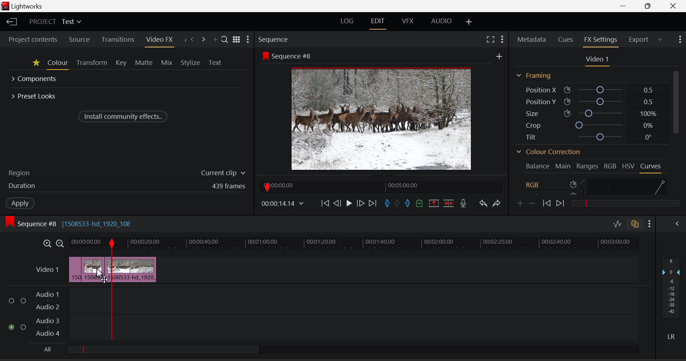 Image resolution: width=686 pixels, height=361 pixels. What do you see at coordinates (388, 203) in the screenshot?
I see `Mark In` at bounding box center [388, 203].